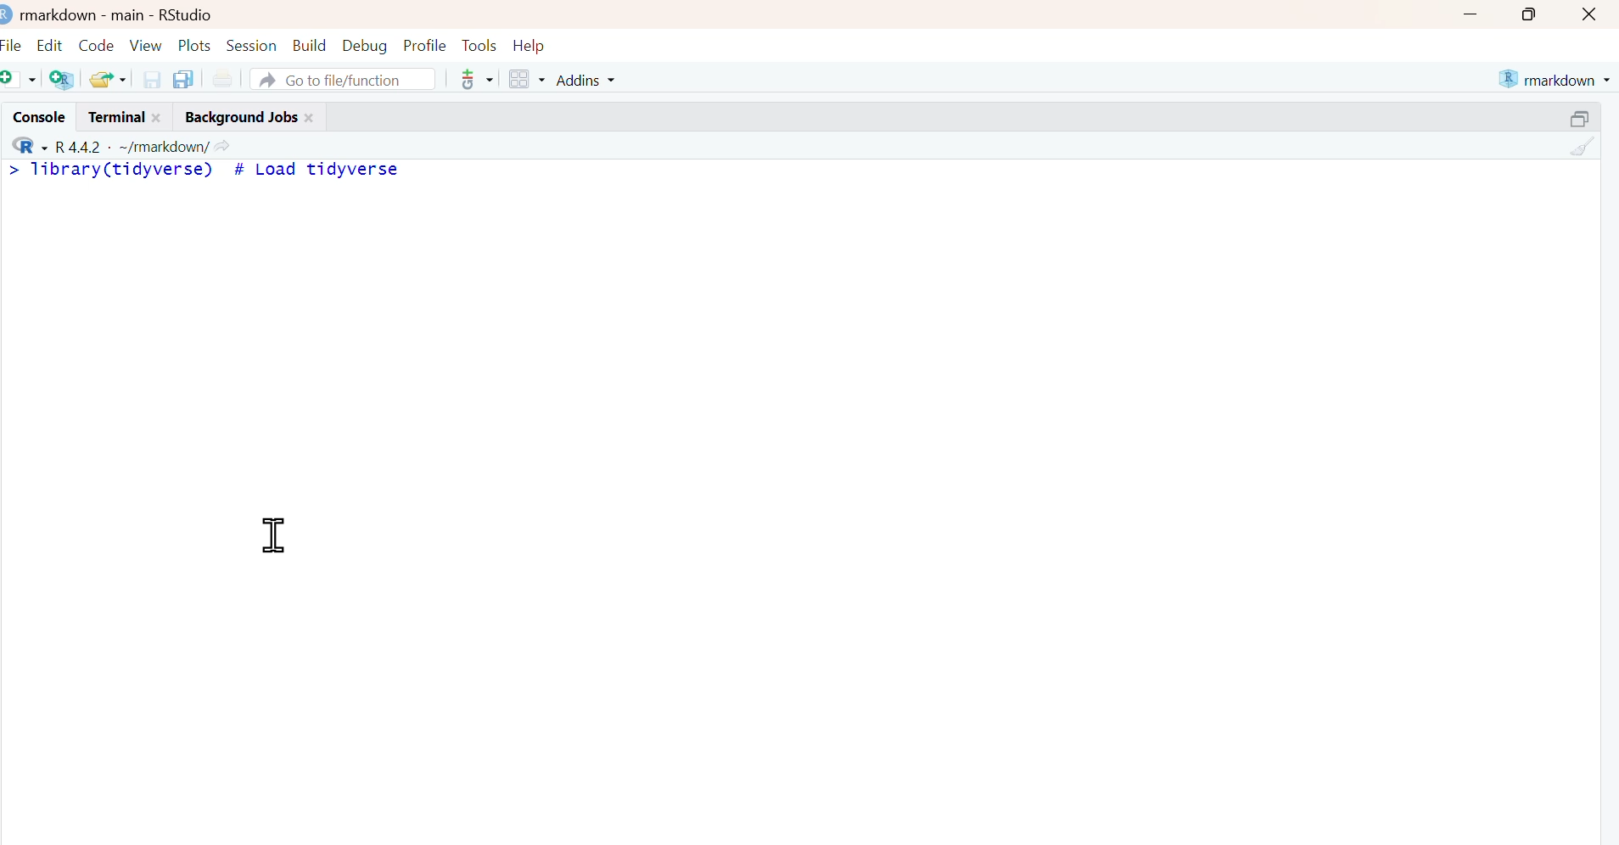 This screenshot has height=845, width=1619. I want to click on Debug, so click(365, 43).